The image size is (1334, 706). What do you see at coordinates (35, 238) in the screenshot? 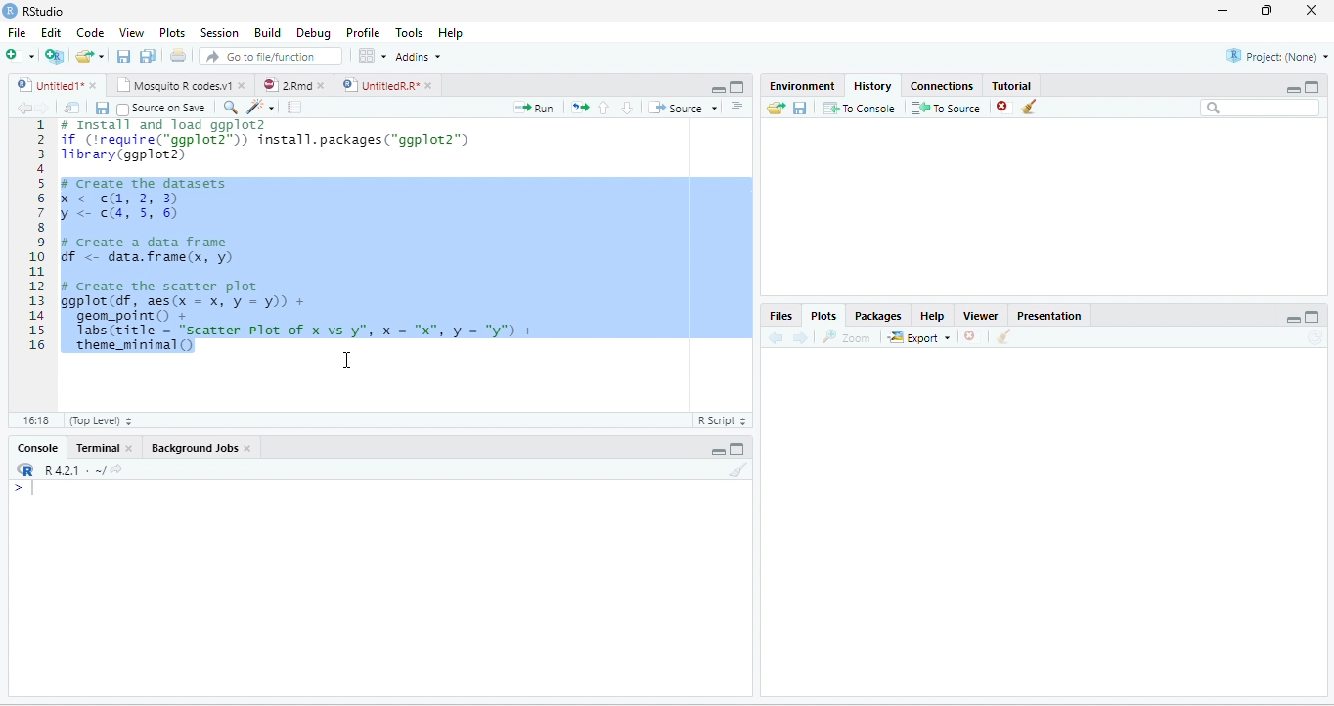
I see `Line numbers` at bounding box center [35, 238].